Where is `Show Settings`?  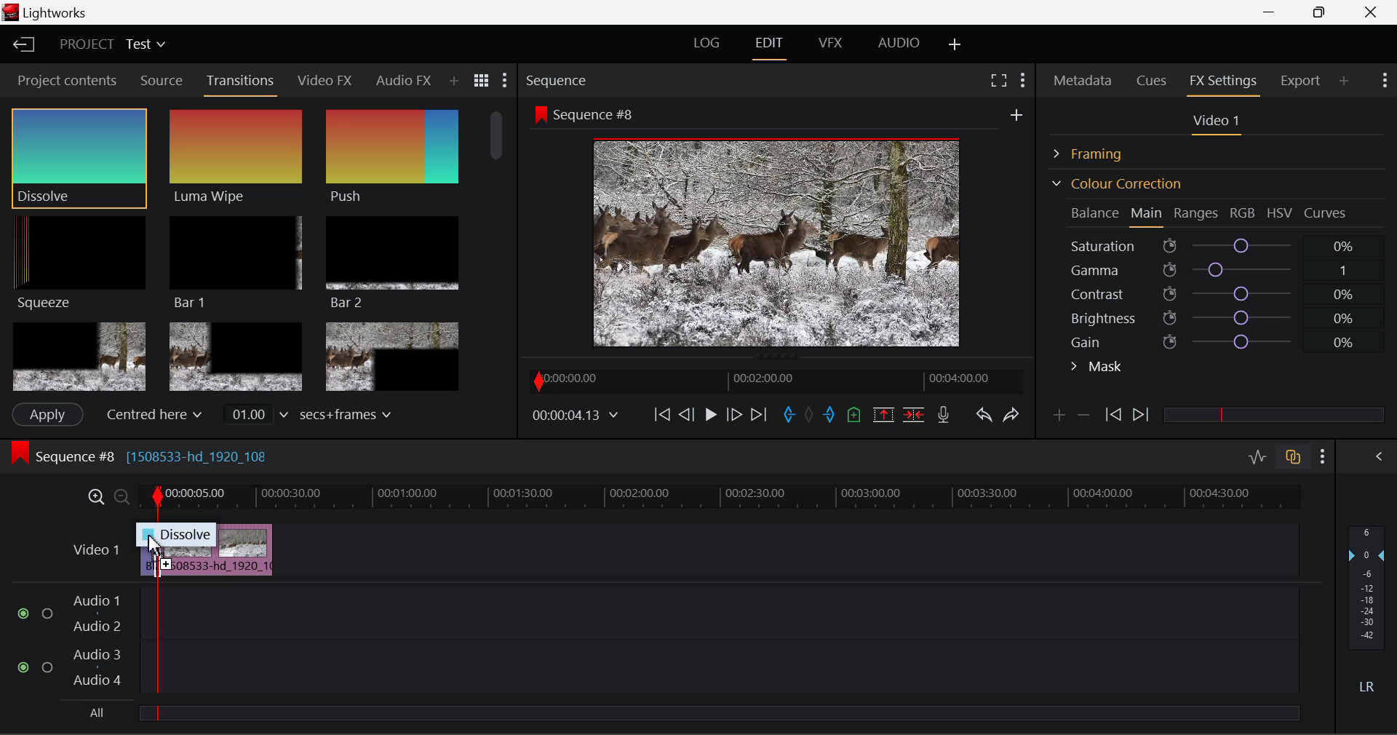
Show Settings is located at coordinates (1022, 78).